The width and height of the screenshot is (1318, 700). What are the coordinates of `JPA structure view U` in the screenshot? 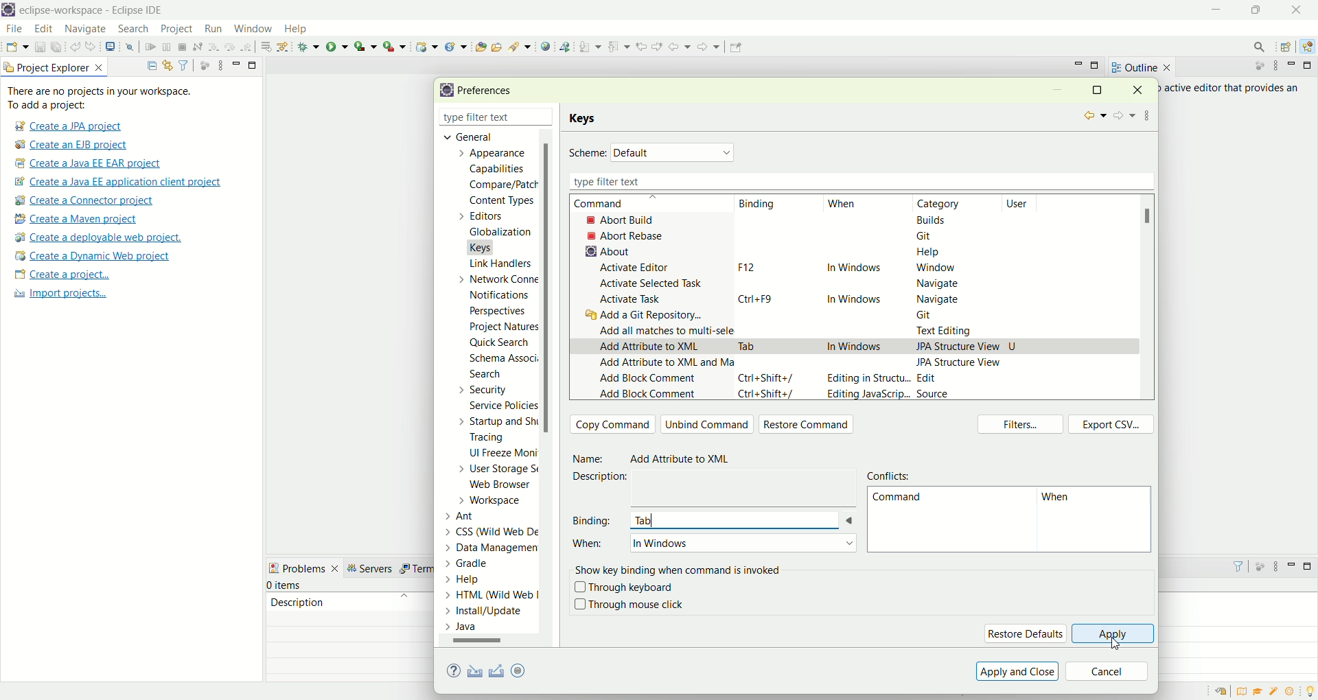 It's located at (967, 345).